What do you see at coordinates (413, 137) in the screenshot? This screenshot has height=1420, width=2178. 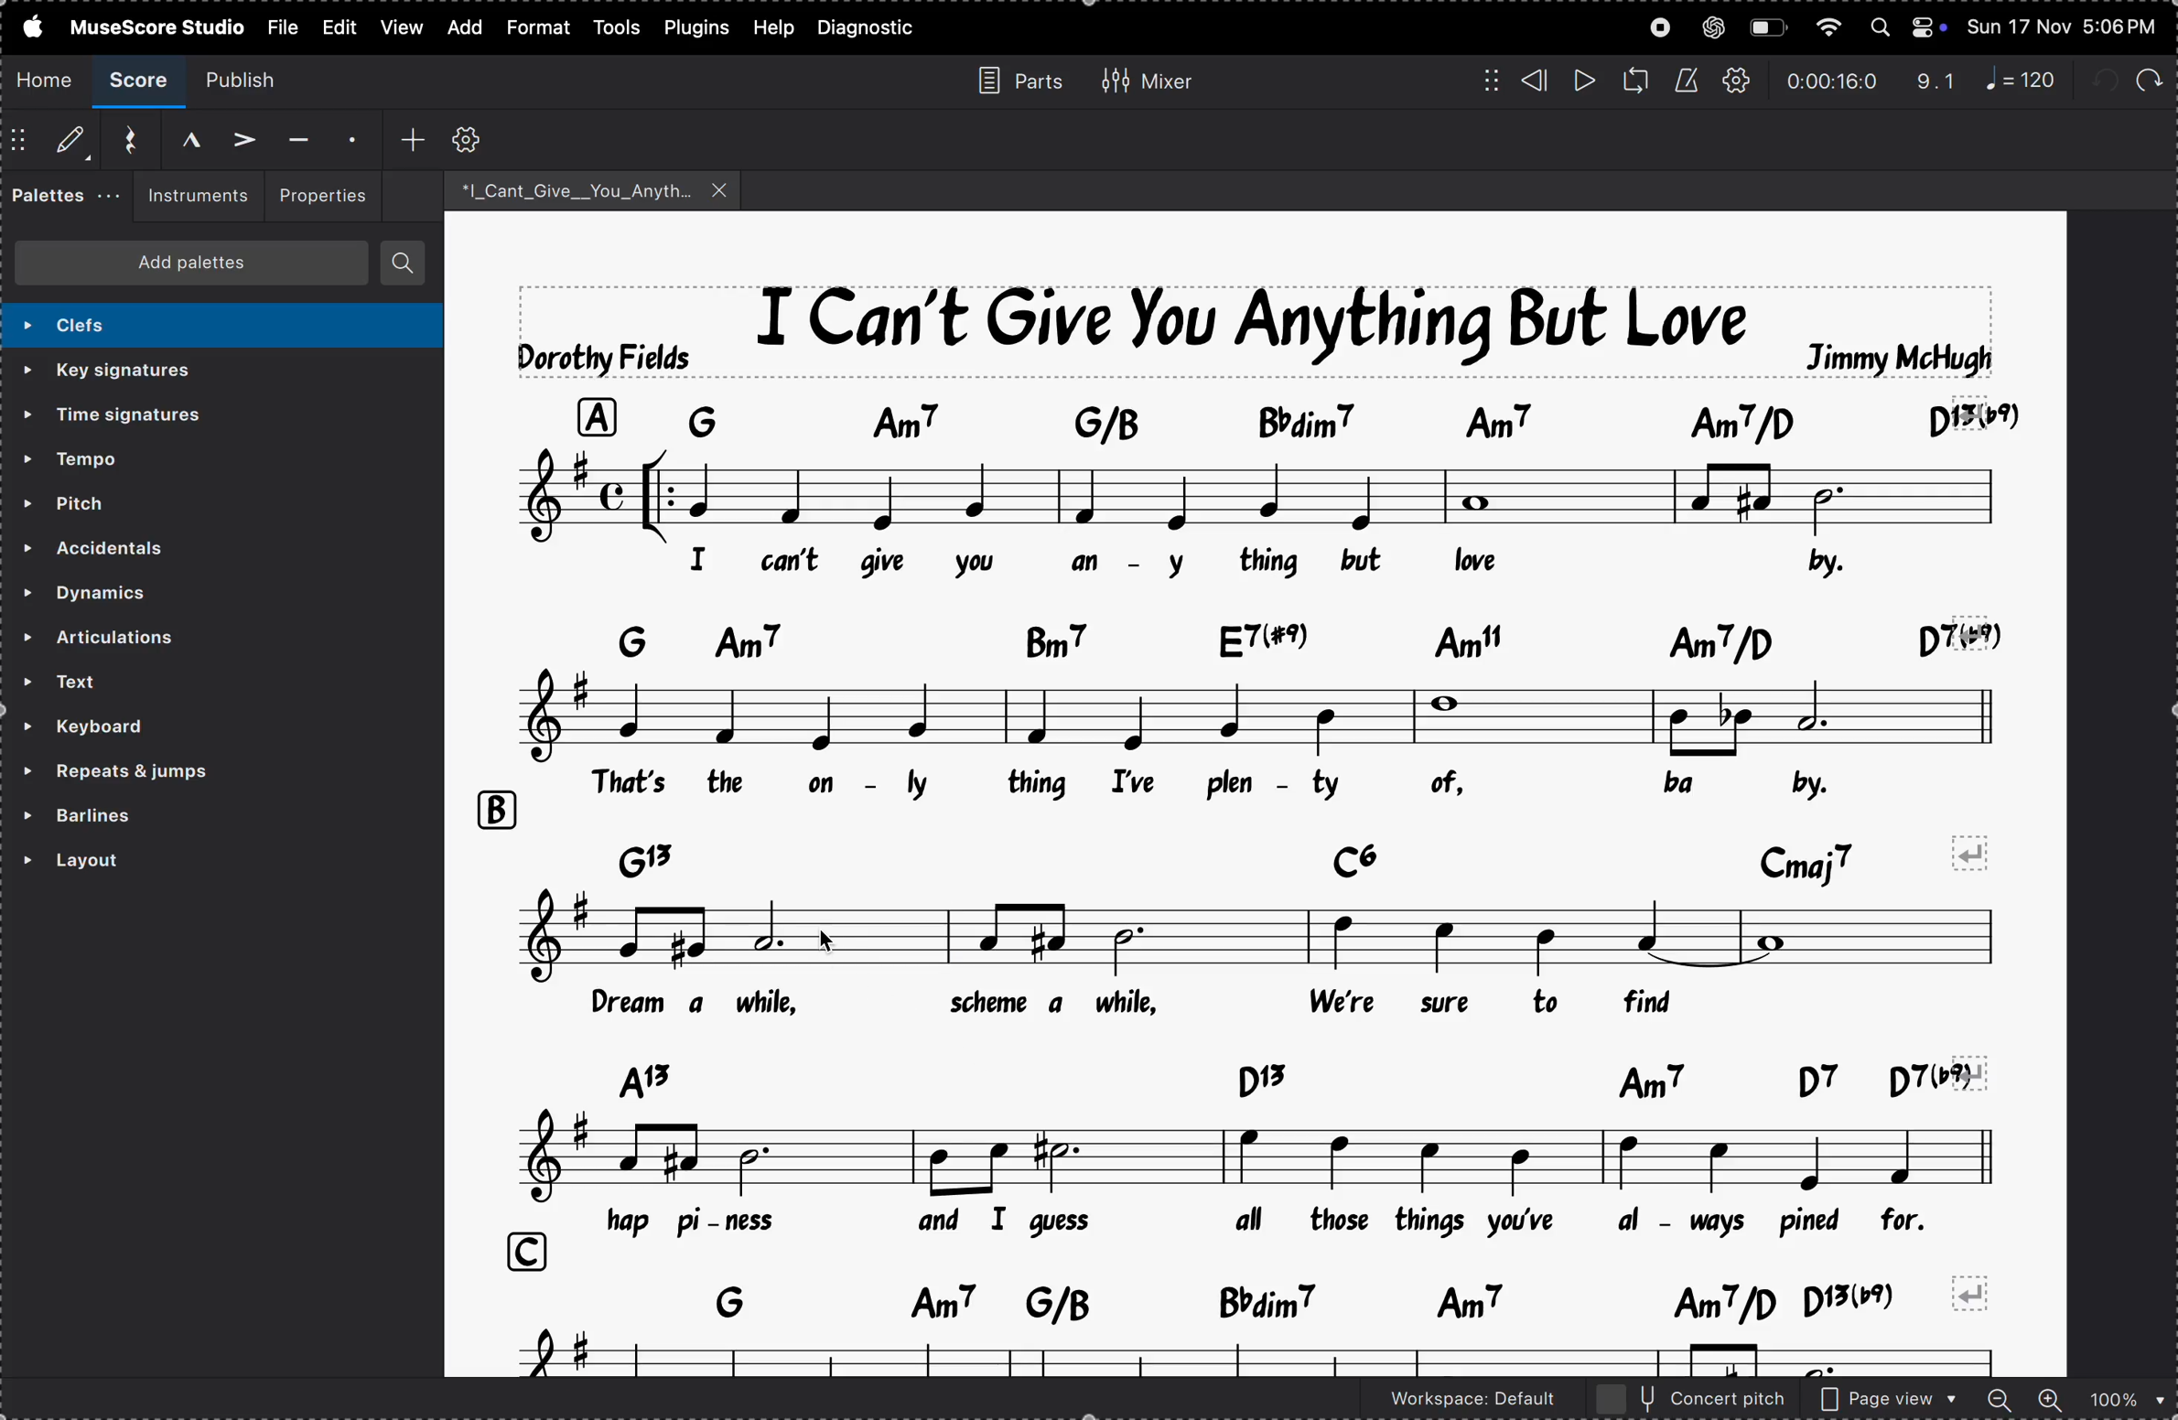 I see `add` at bounding box center [413, 137].